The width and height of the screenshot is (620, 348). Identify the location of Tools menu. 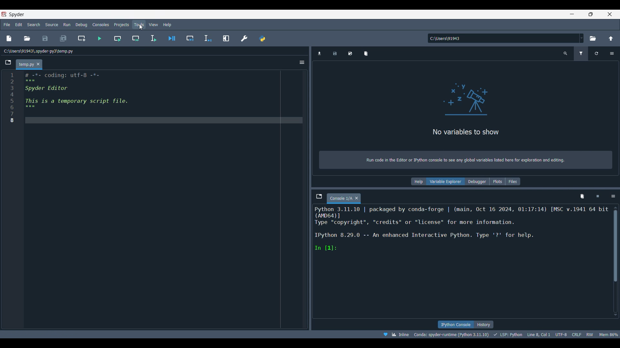
(139, 25).